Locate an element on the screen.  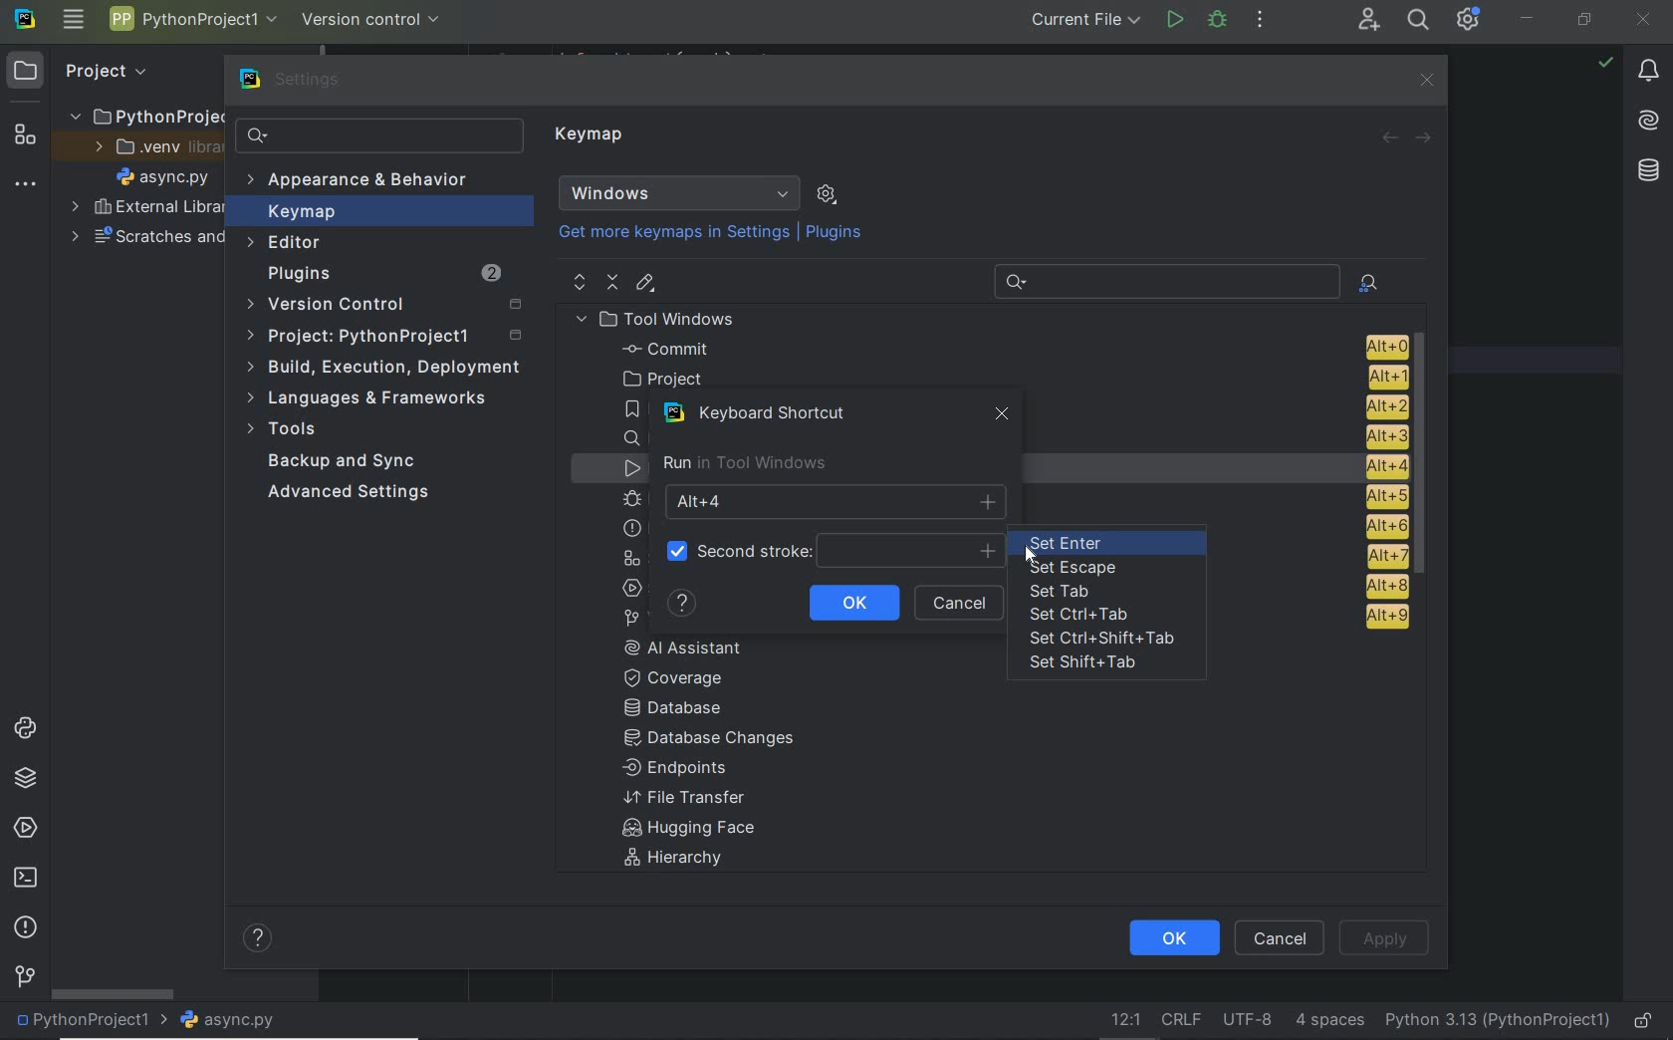
ok is located at coordinates (853, 601).